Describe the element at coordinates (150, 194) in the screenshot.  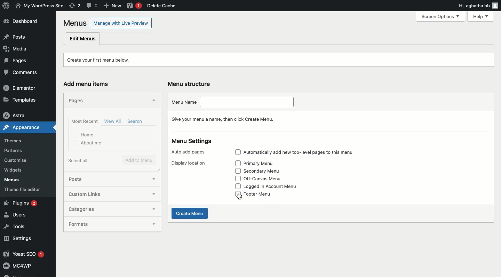
I see `show` at that location.